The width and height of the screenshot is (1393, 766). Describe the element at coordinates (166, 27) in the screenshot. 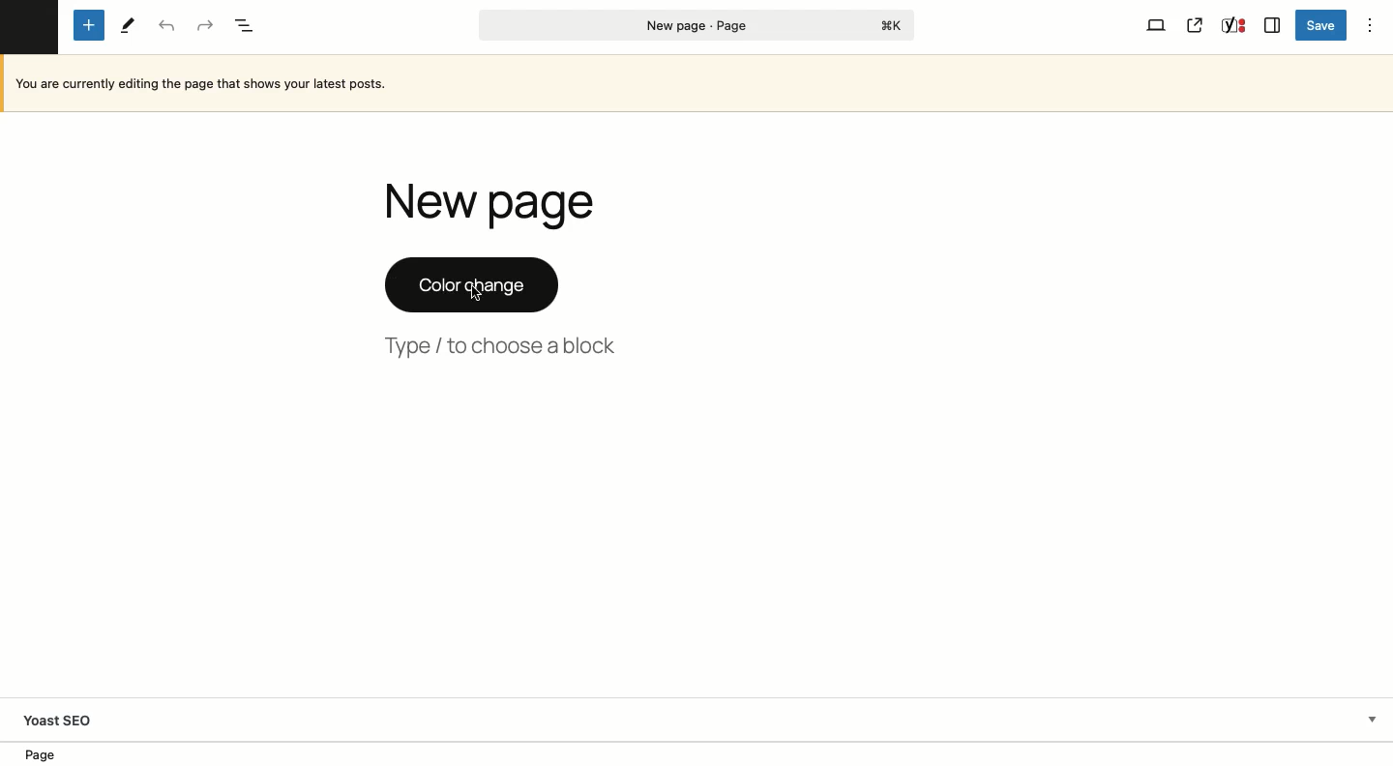

I see `Undo` at that location.